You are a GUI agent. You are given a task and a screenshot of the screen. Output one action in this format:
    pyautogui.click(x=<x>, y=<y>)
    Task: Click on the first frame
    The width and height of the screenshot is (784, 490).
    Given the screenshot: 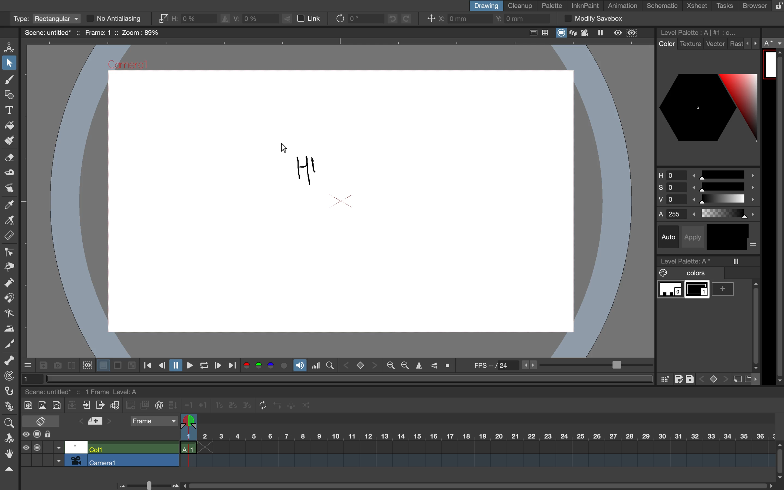 What is the action you would take?
    pyautogui.click(x=148, y=366)
    